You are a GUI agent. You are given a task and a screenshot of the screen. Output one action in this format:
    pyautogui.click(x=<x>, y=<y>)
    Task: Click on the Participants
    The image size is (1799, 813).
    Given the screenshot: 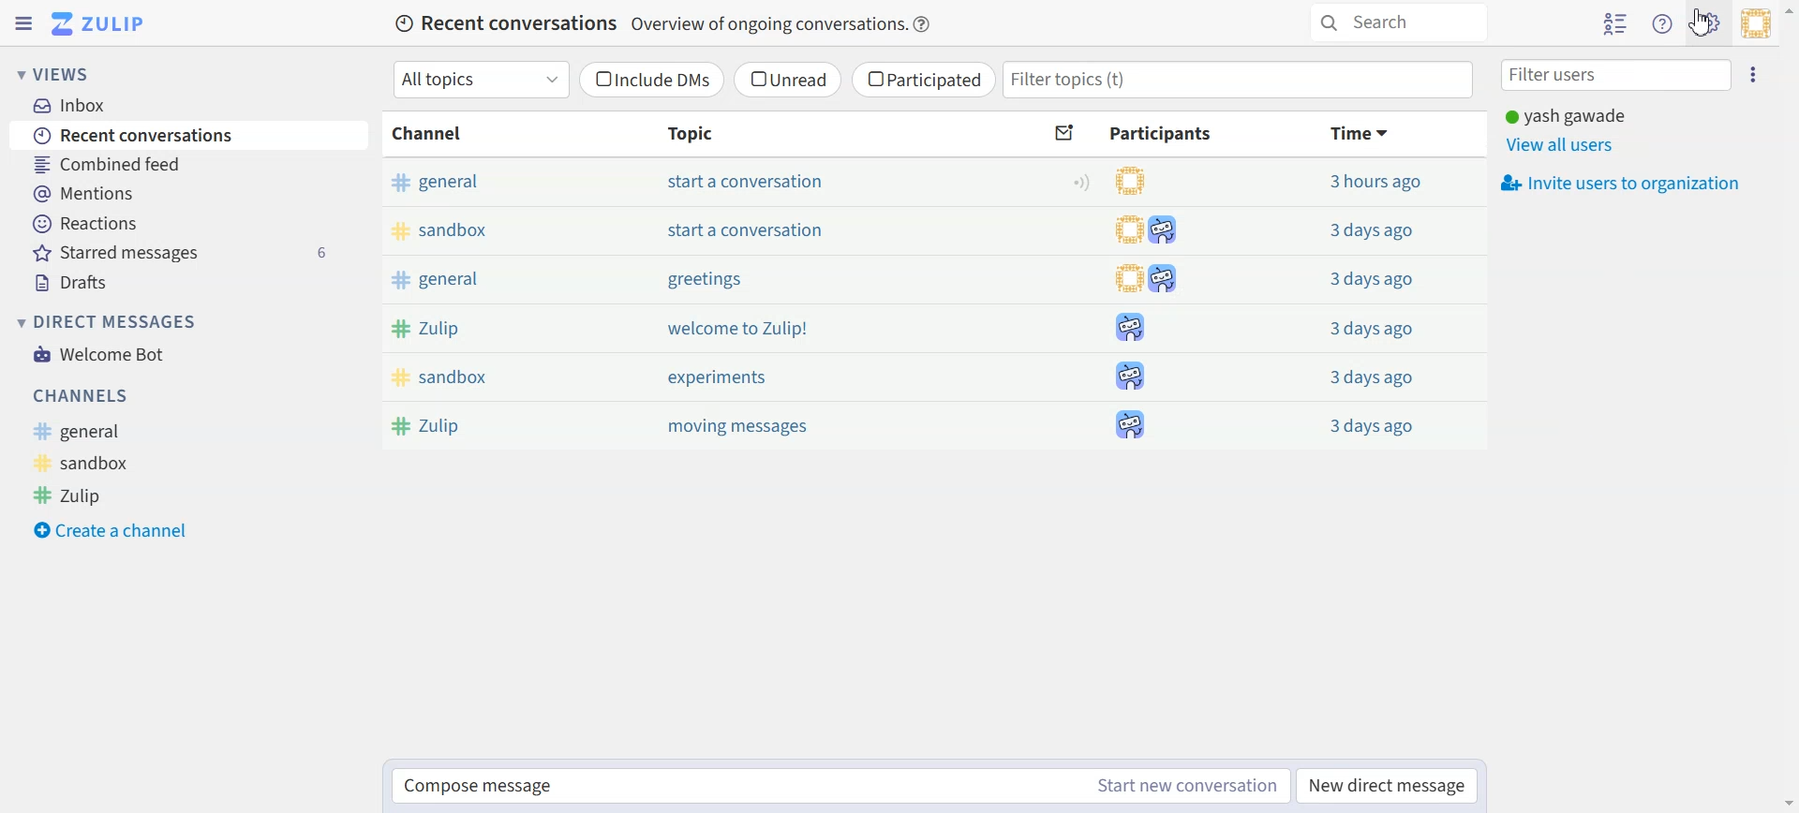 What is the action you would take?
    pyautogui.click(x=1161, y=133)
    